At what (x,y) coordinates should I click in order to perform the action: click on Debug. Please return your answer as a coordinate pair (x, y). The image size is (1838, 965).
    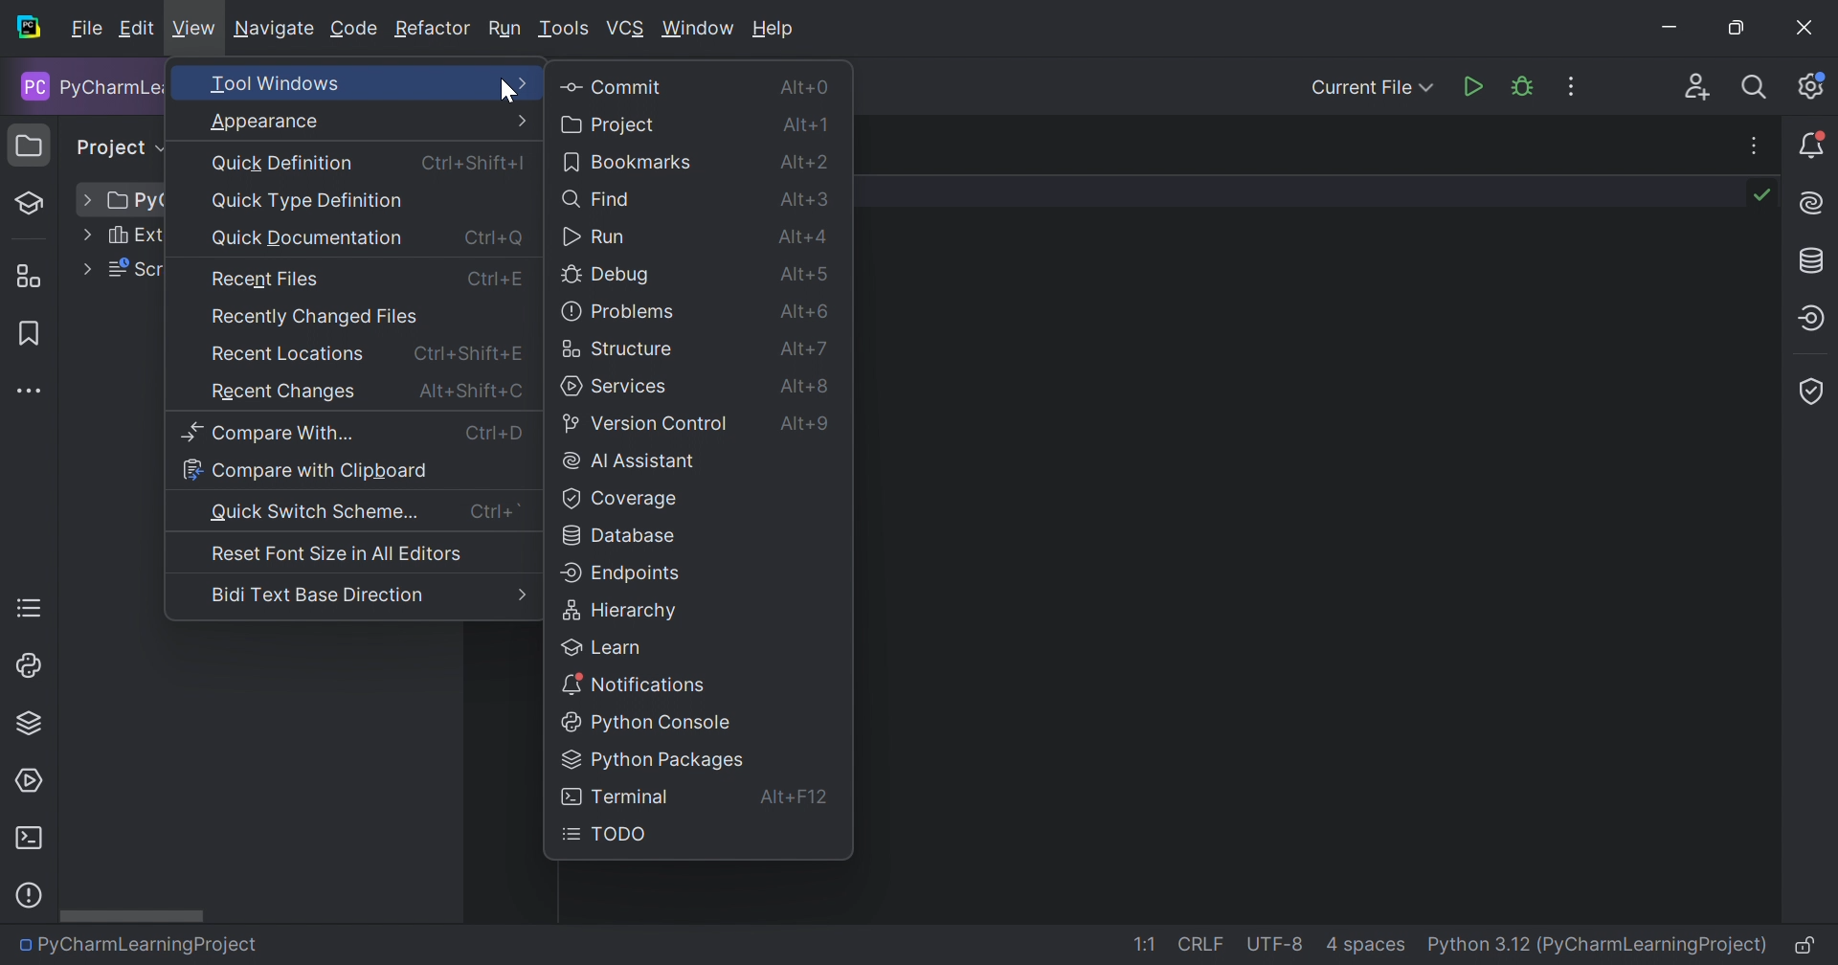
    Looking at the image, I should click on (609, 277).